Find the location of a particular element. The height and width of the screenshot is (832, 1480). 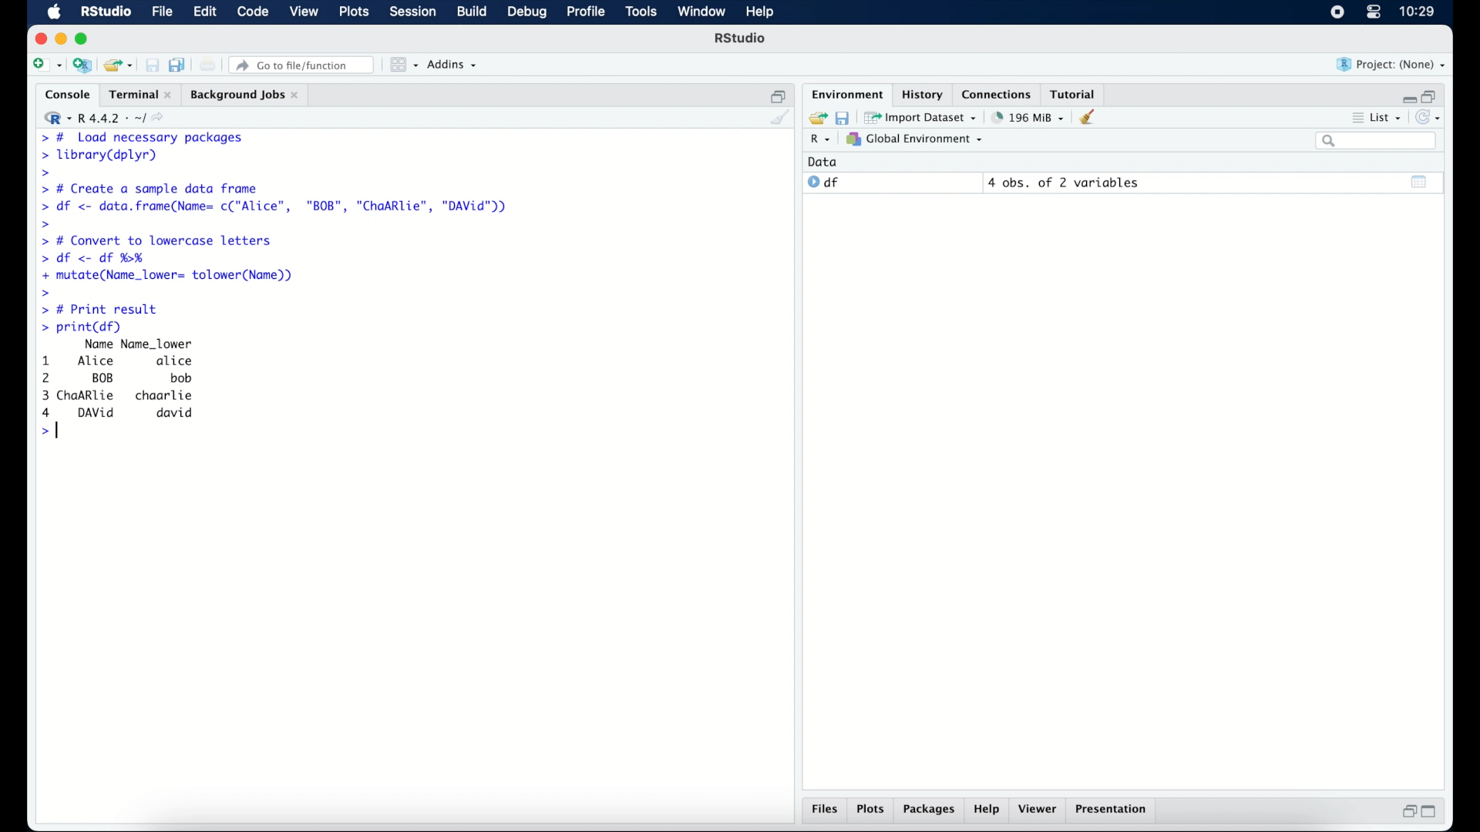

restore down is located at coordinates (1432, 95).